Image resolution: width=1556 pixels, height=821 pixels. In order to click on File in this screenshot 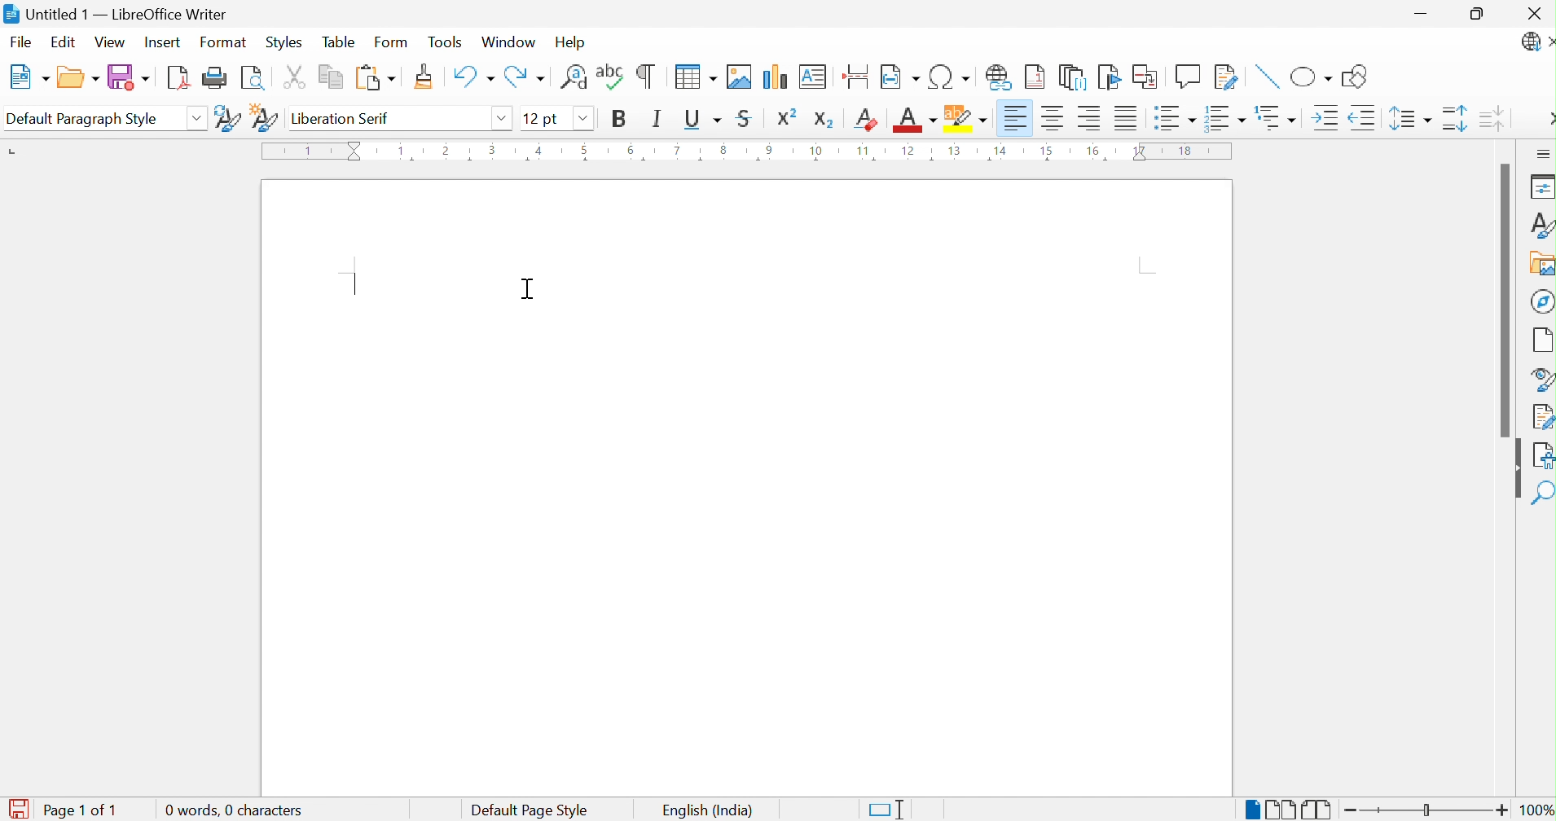, I will do `click(22, 42)`.